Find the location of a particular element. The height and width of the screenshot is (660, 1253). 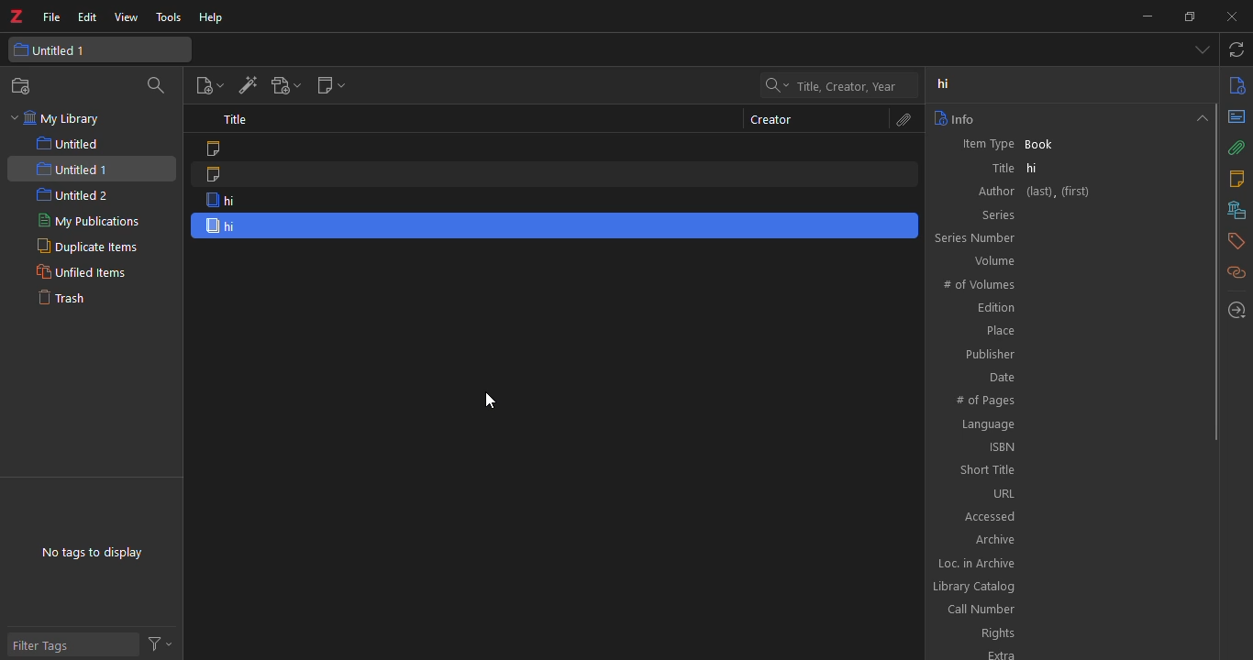

series number is located at coordinates (977, 240).